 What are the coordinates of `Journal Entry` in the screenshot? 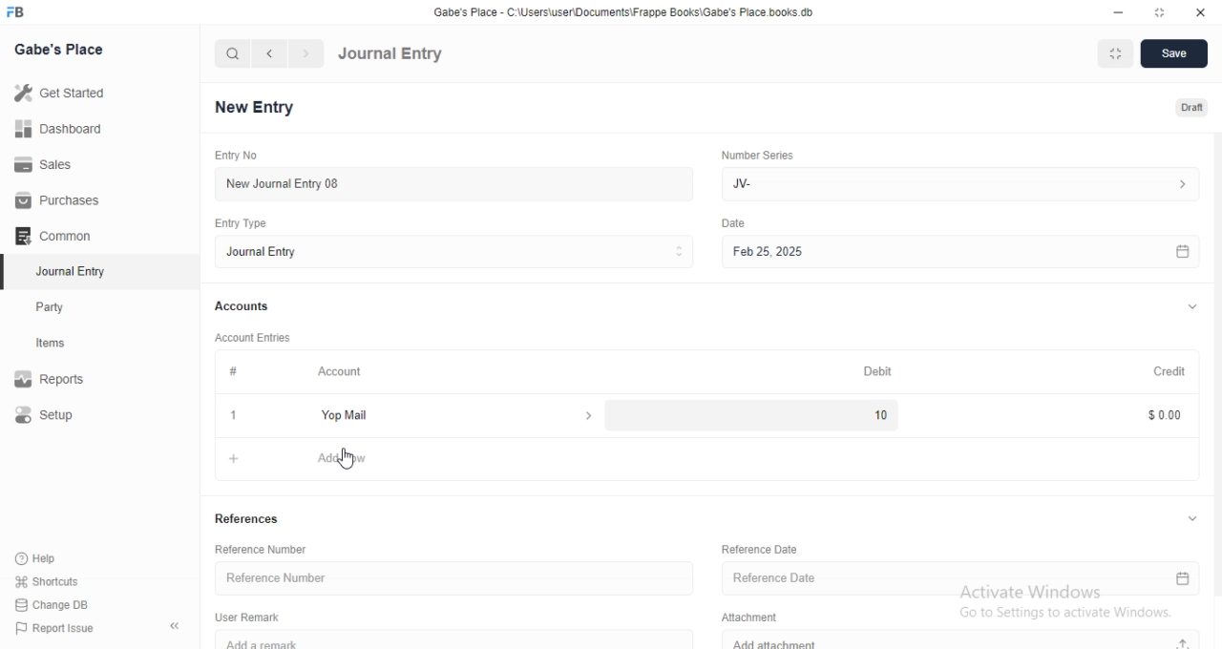 It's located at (453, 253).